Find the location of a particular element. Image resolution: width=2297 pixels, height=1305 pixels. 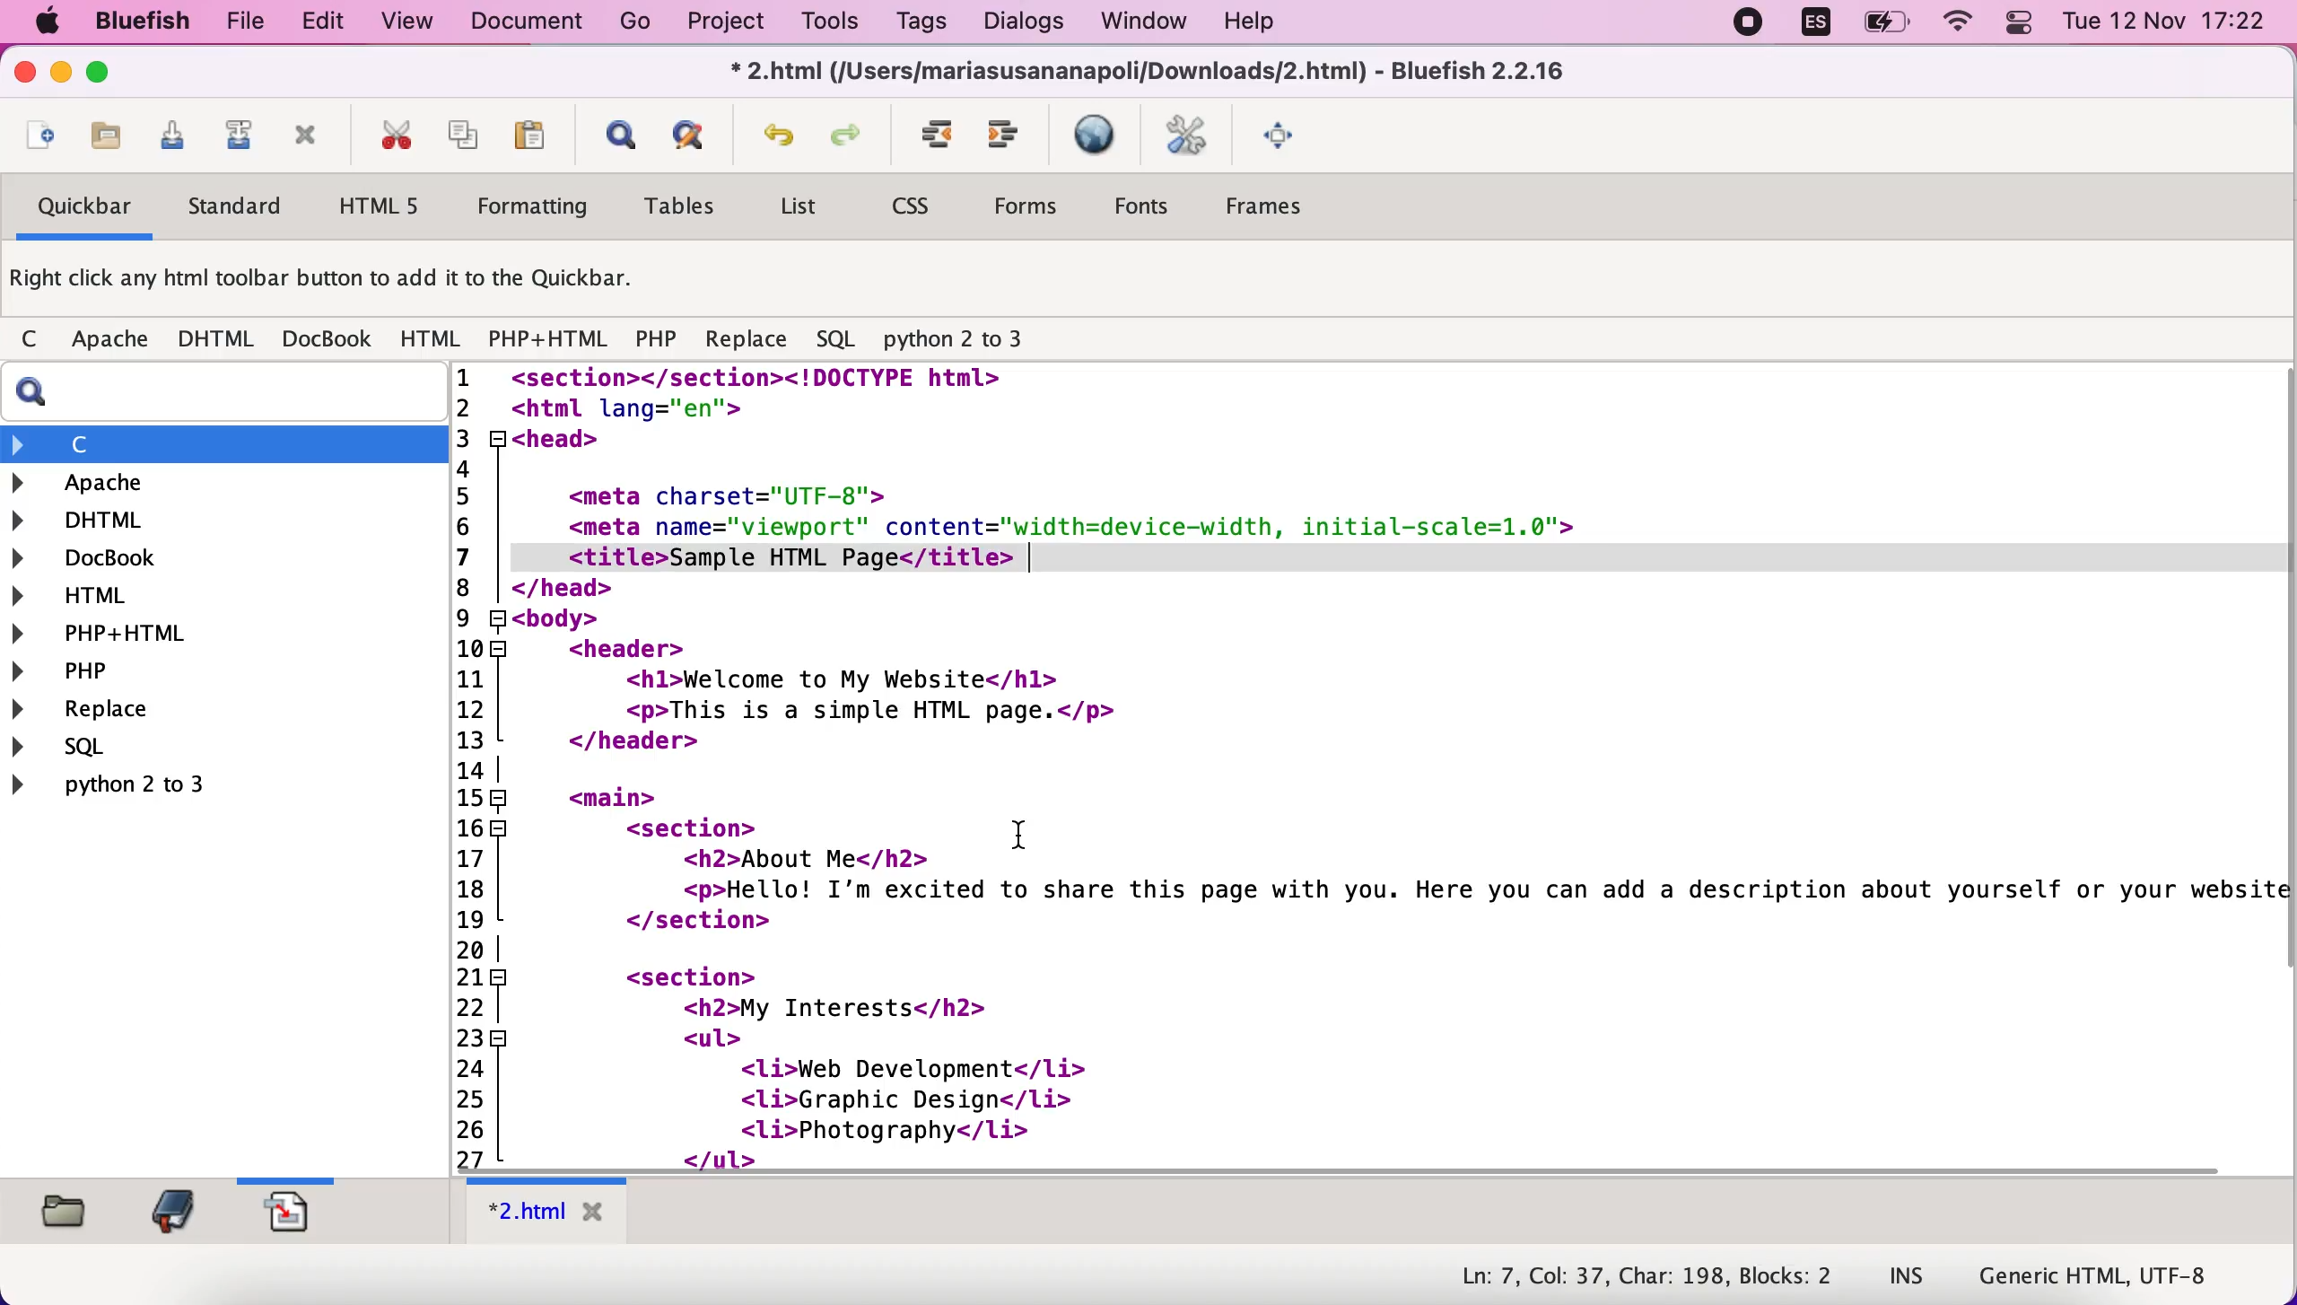

scroll bar is located at coordinates (1347, 1167).